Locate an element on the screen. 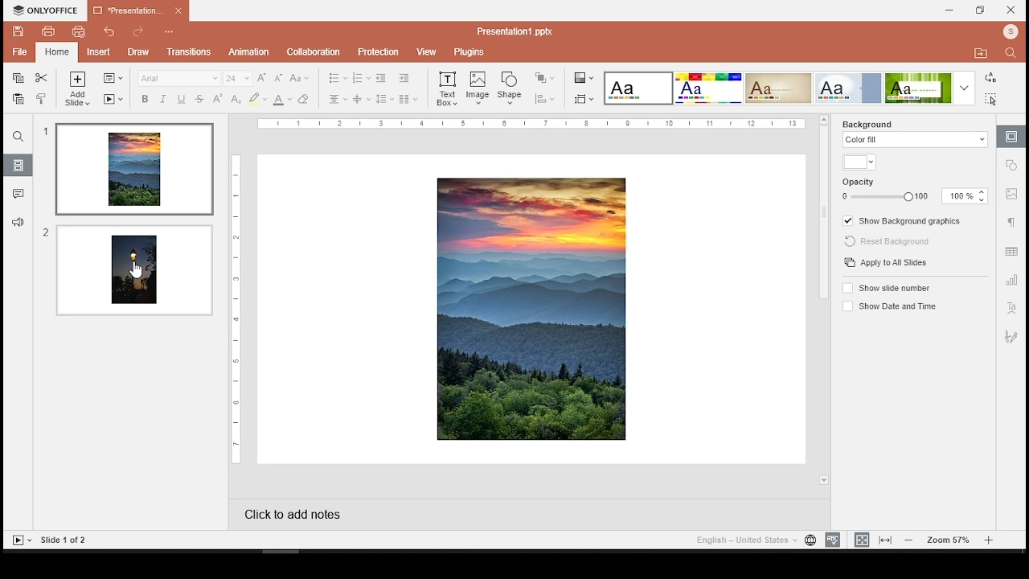 This screenshot has width=1029, height=579. paragraph settings is located at coordinates (1013, 222).